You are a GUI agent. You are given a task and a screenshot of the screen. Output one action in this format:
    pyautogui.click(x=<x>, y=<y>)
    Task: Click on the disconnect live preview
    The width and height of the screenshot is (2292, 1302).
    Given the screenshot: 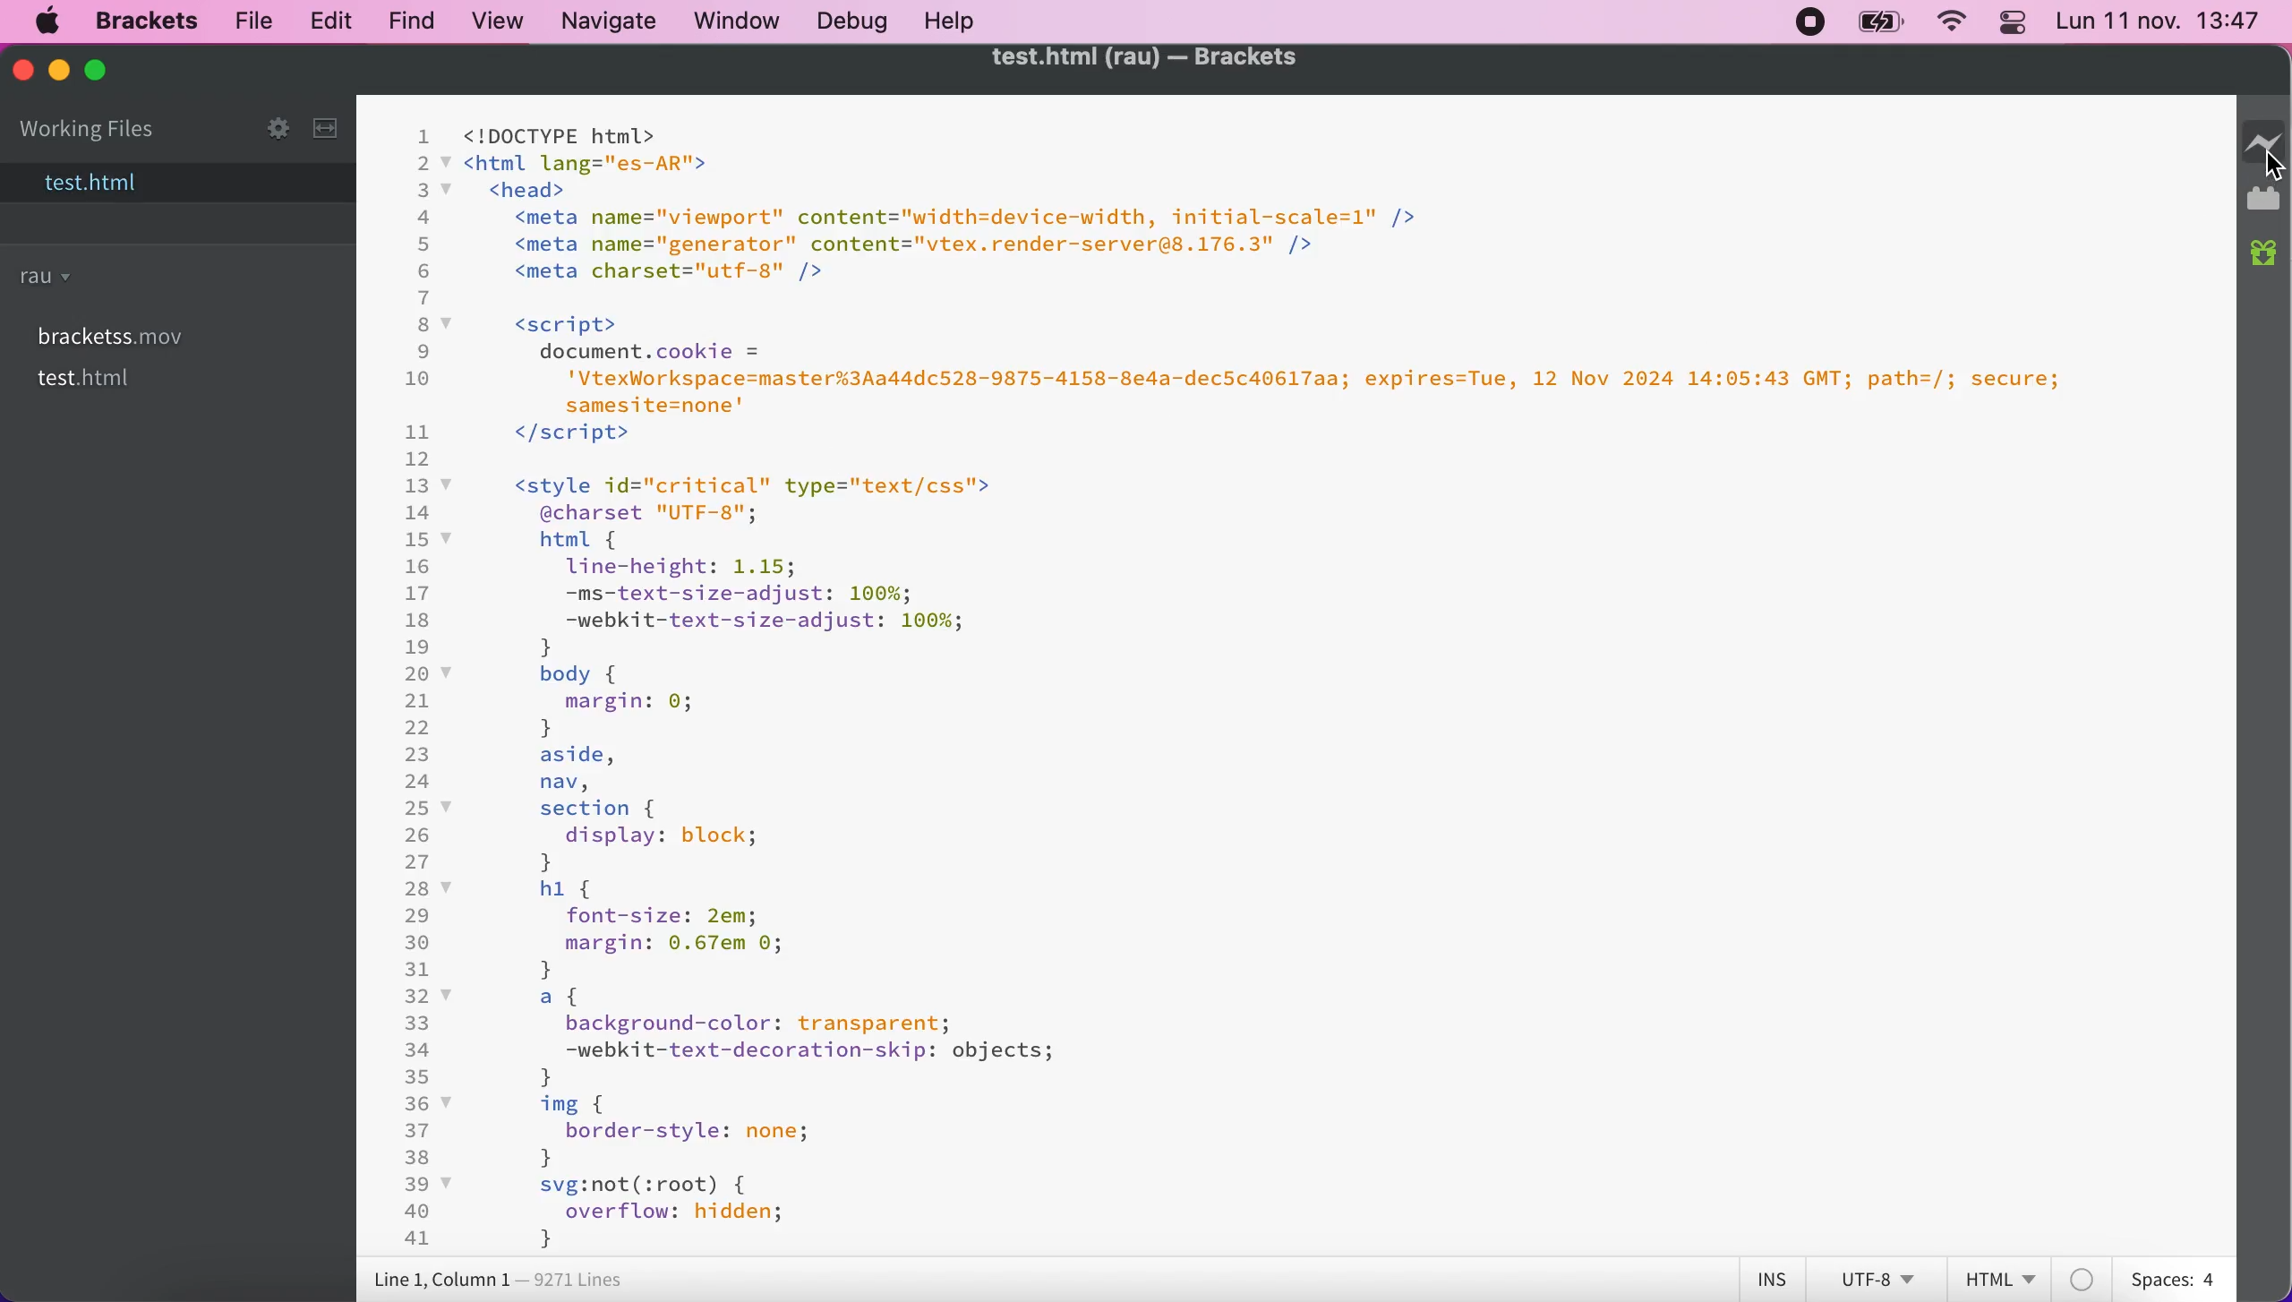 What is the action you would take?
    pyautogui.click(x=2265, y=141)
    